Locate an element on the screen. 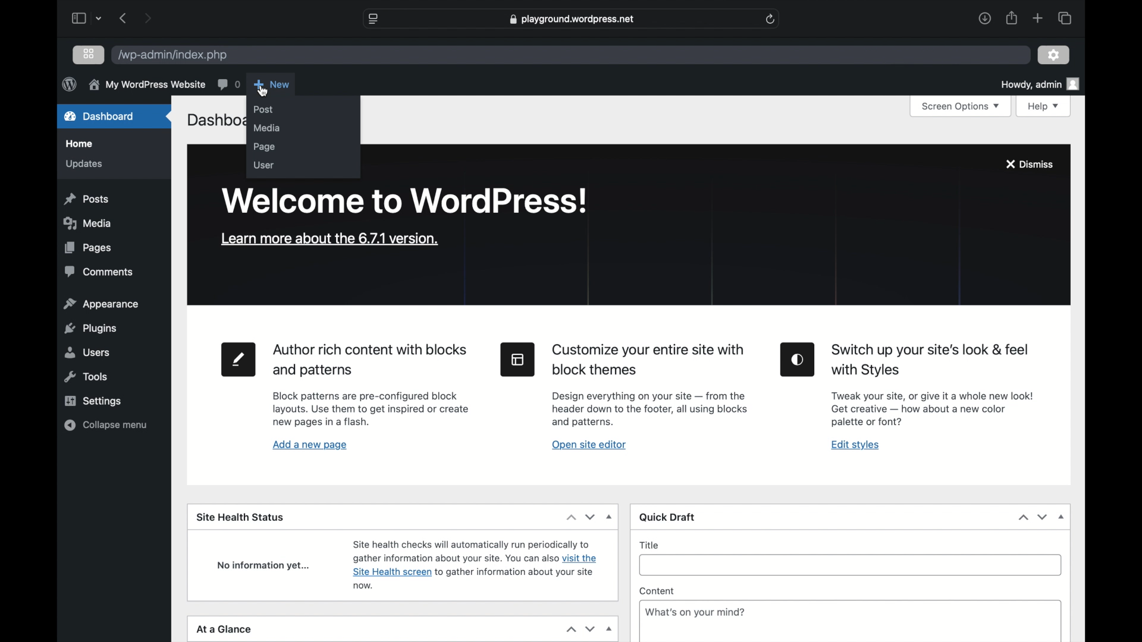  updates is located at coordinates (85, 165).